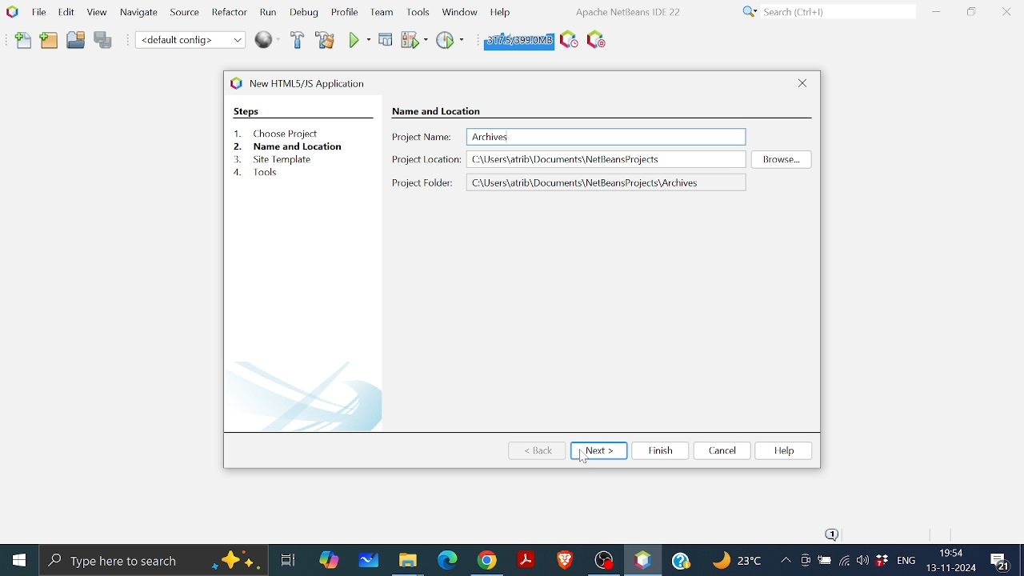 This screenshot has width=1024, height=576. Describe the element at coordinates (18, 561) in the screenshot. I see `Start` at that location.